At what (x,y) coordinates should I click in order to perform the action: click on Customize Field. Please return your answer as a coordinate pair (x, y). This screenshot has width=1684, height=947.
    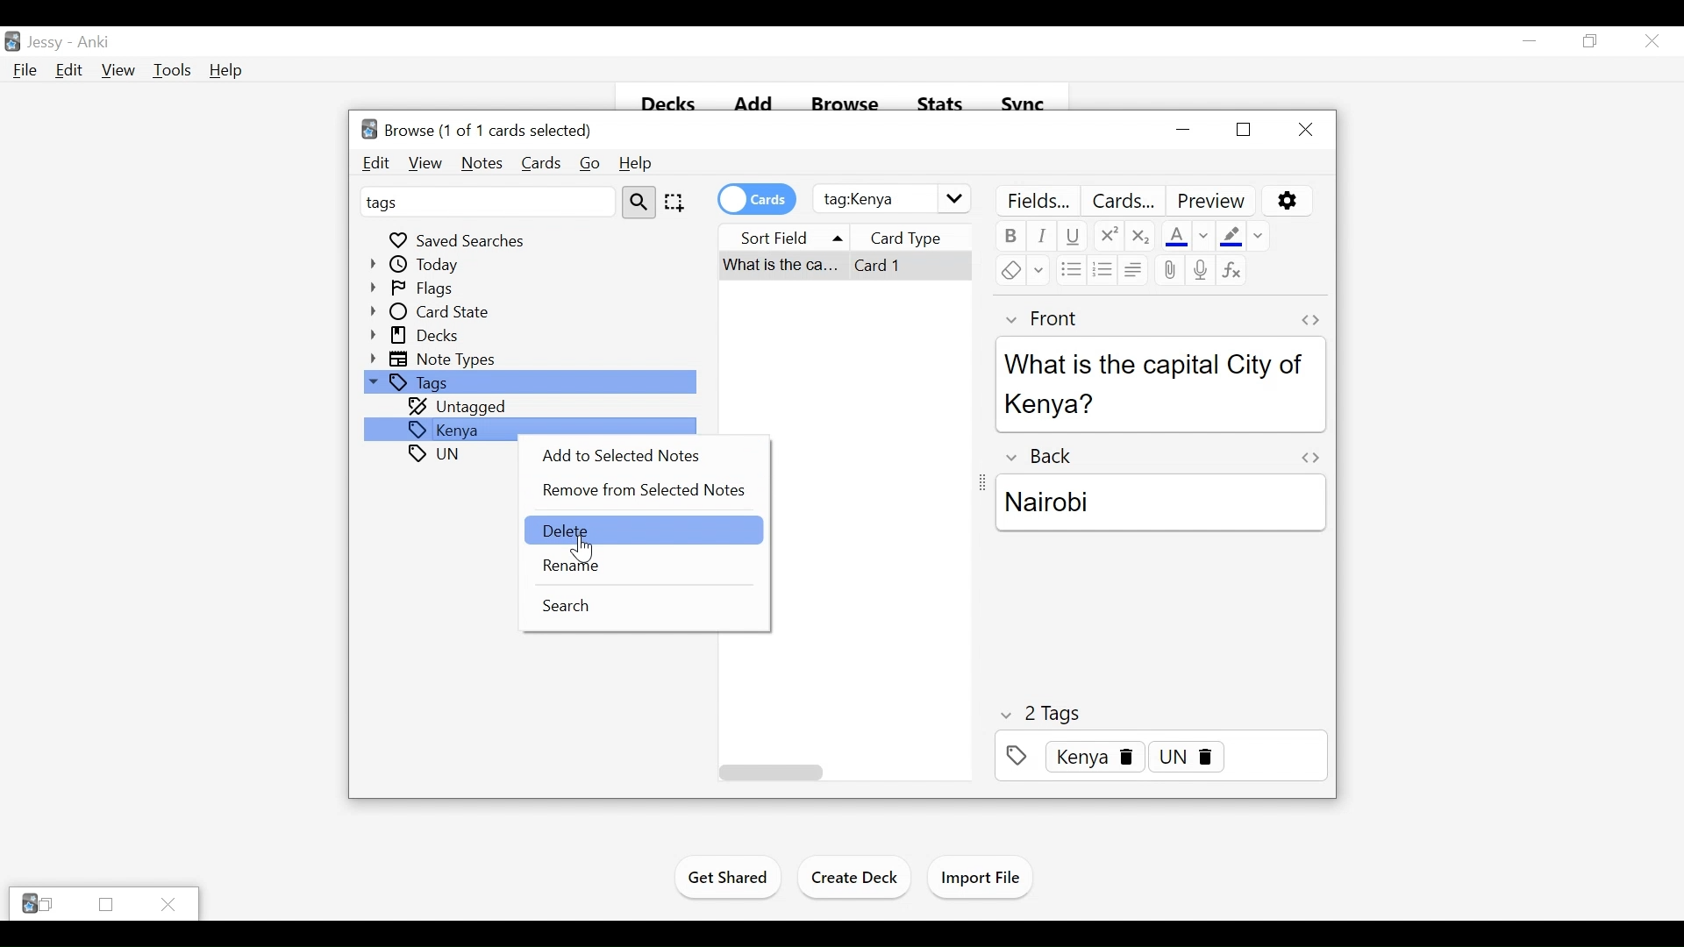
    Looking at the image, I should click on (1038, 201).